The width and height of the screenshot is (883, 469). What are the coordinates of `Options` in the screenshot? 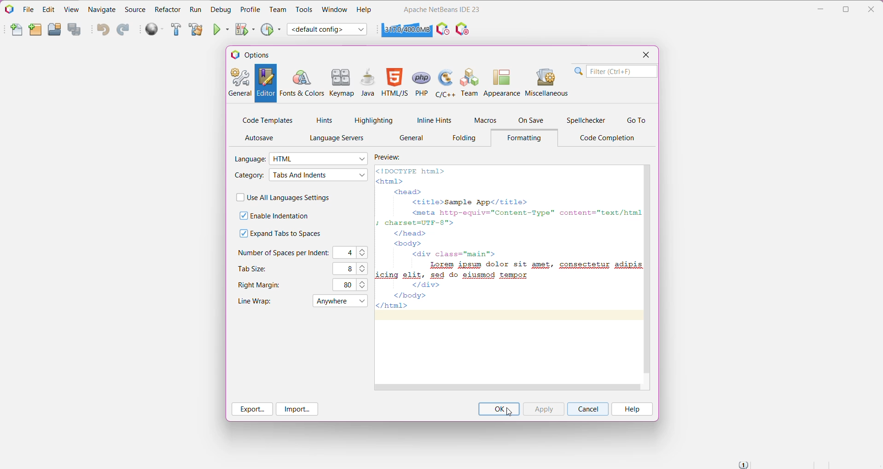 It's located at (258, 55).